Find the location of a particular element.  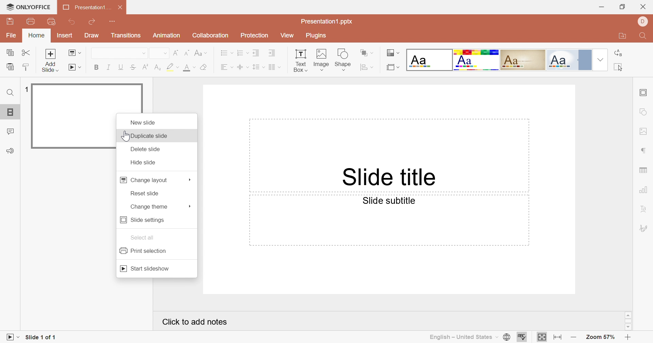

Comments is located at coordinates (12, 132).